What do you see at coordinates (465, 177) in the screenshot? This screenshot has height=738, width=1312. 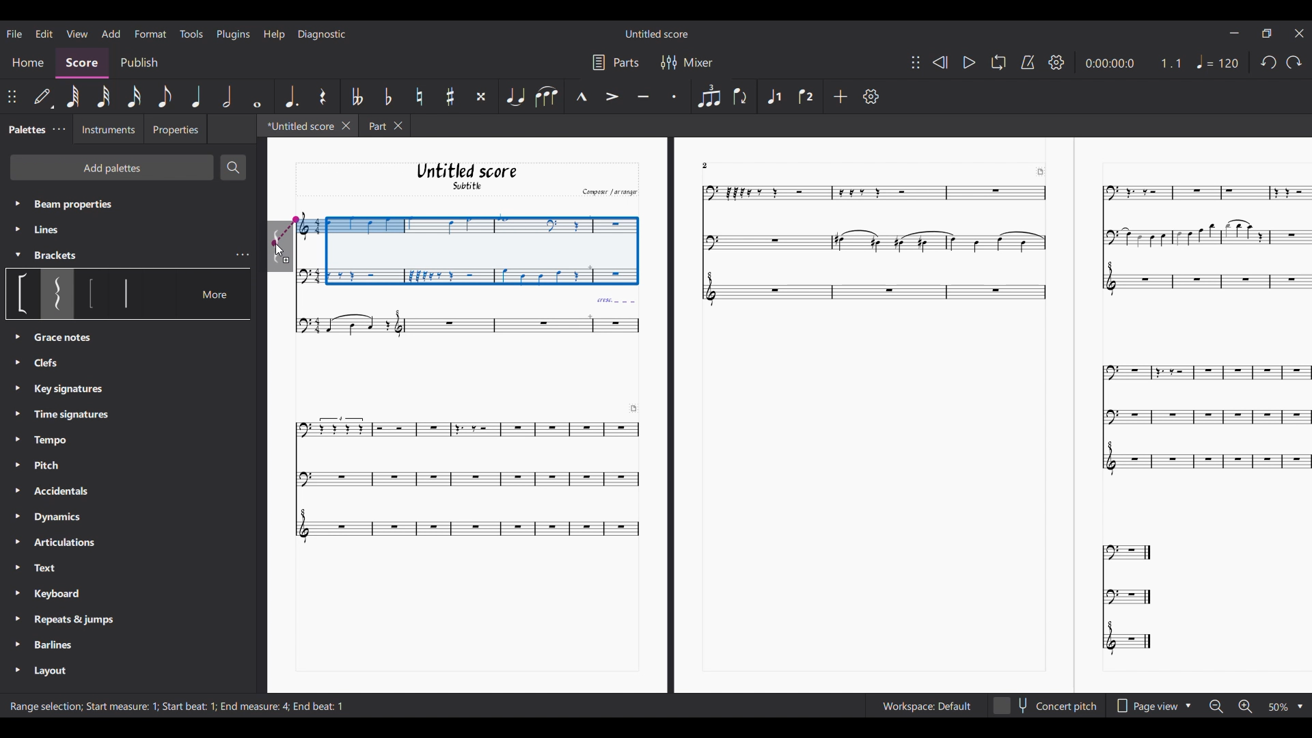 I see `Untitled score
Subtitle` at bounding box center [465, 177].